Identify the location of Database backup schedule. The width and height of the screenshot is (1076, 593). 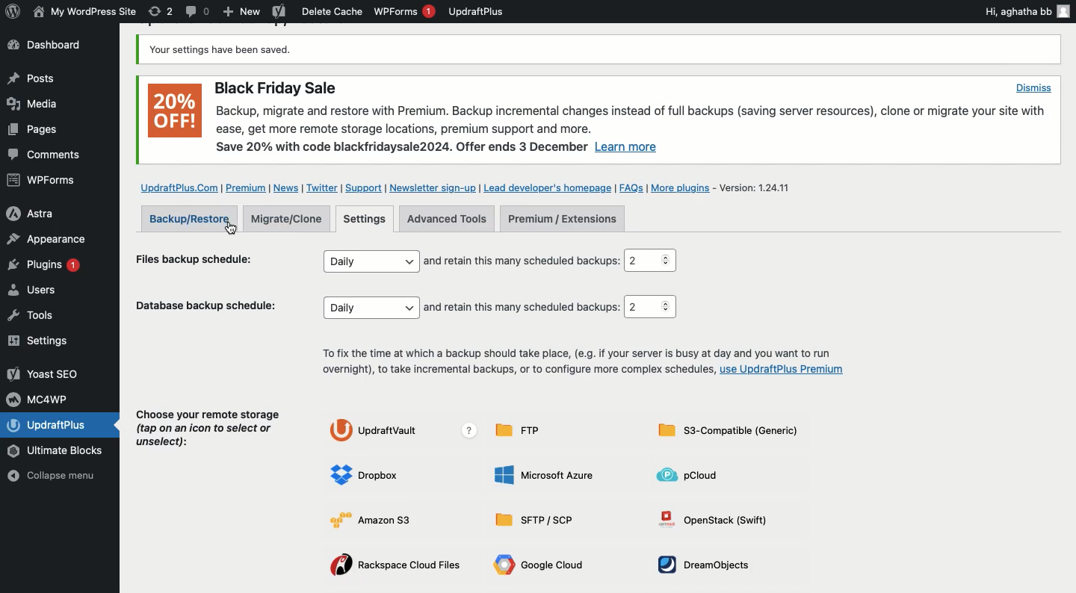
(206, 303).